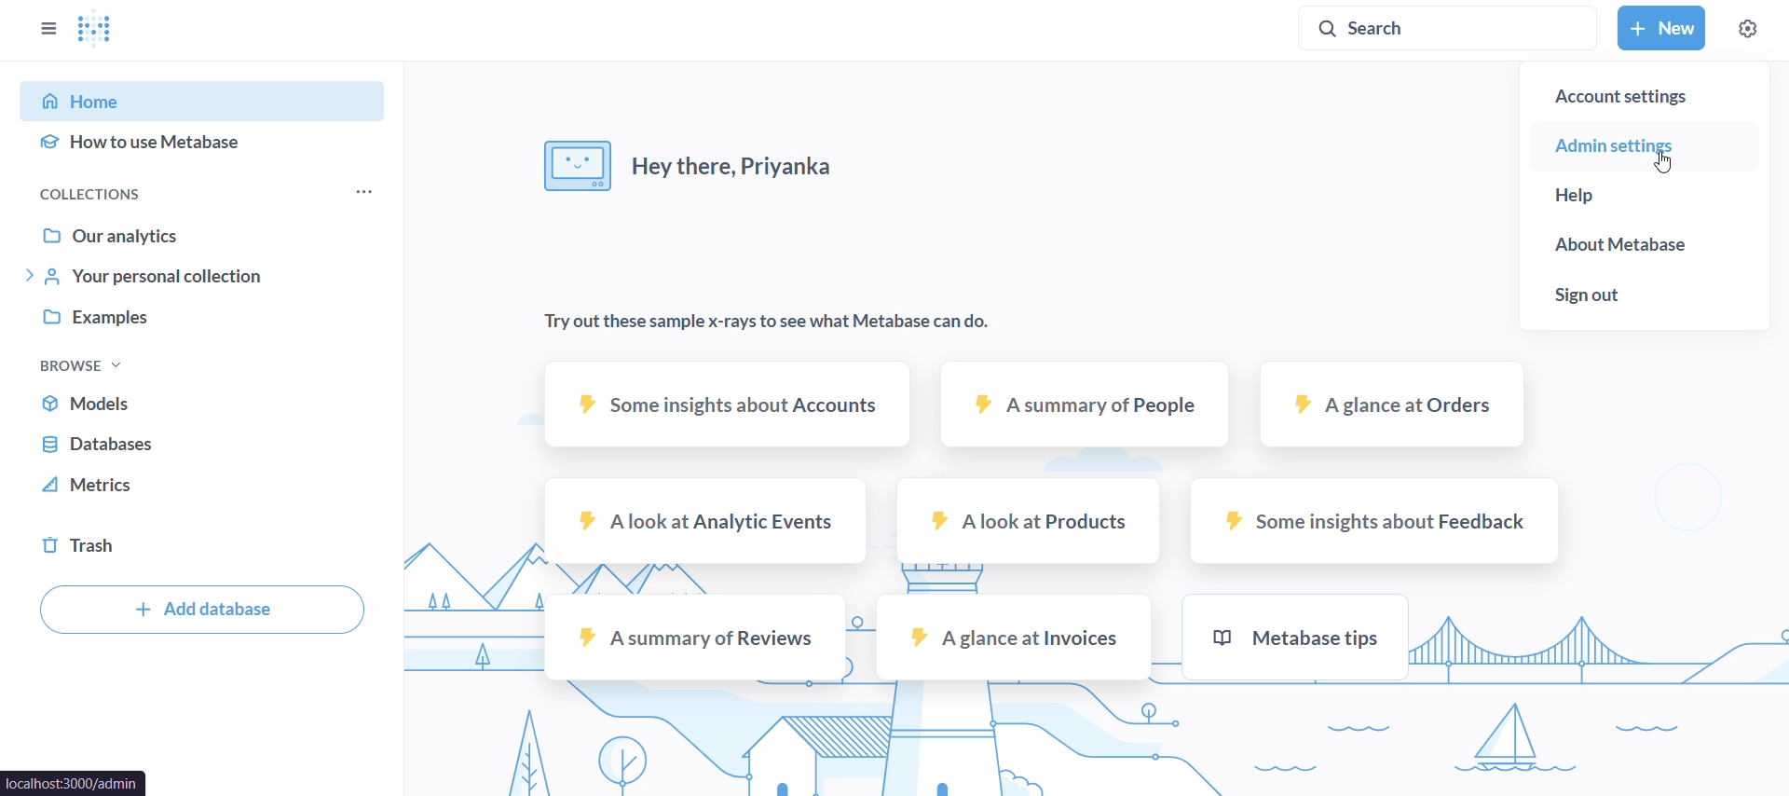 This screenshot has width=1789, height=796. Describe the element at coordinates (1087, 408) in the screenshot. I see `a summary of people` at that location.